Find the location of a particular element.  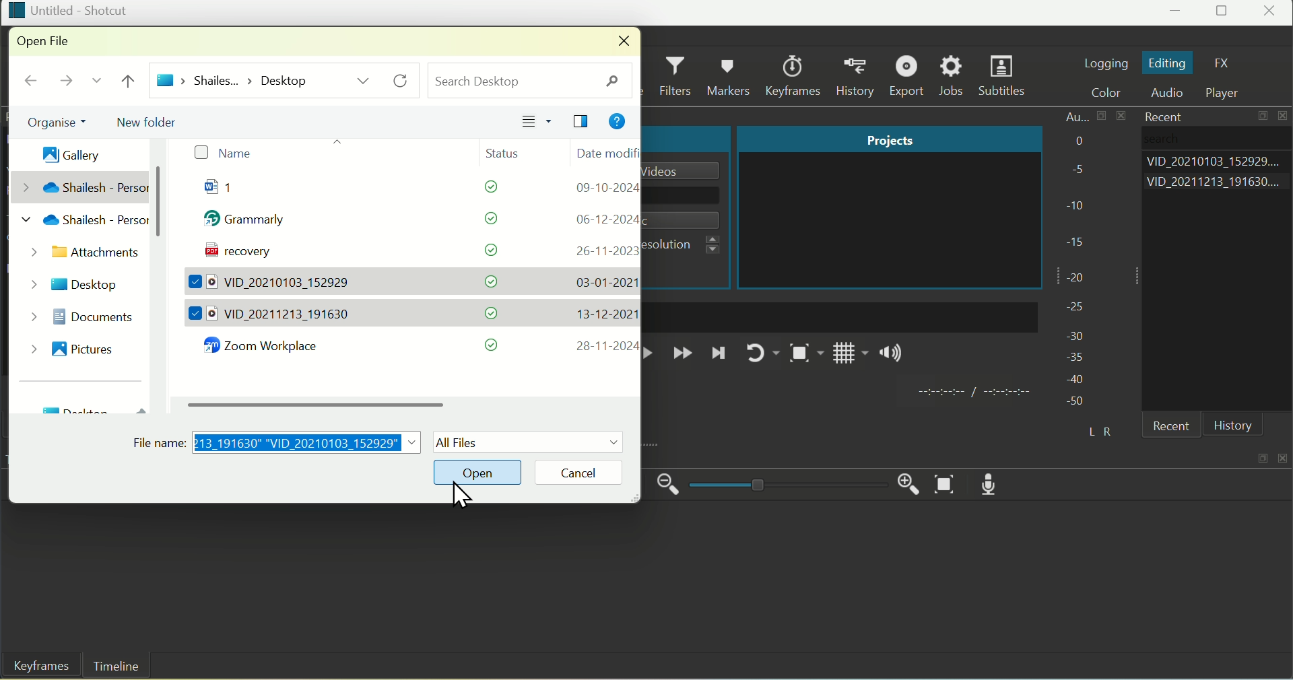

Color is located at coordinates (1113, 93).